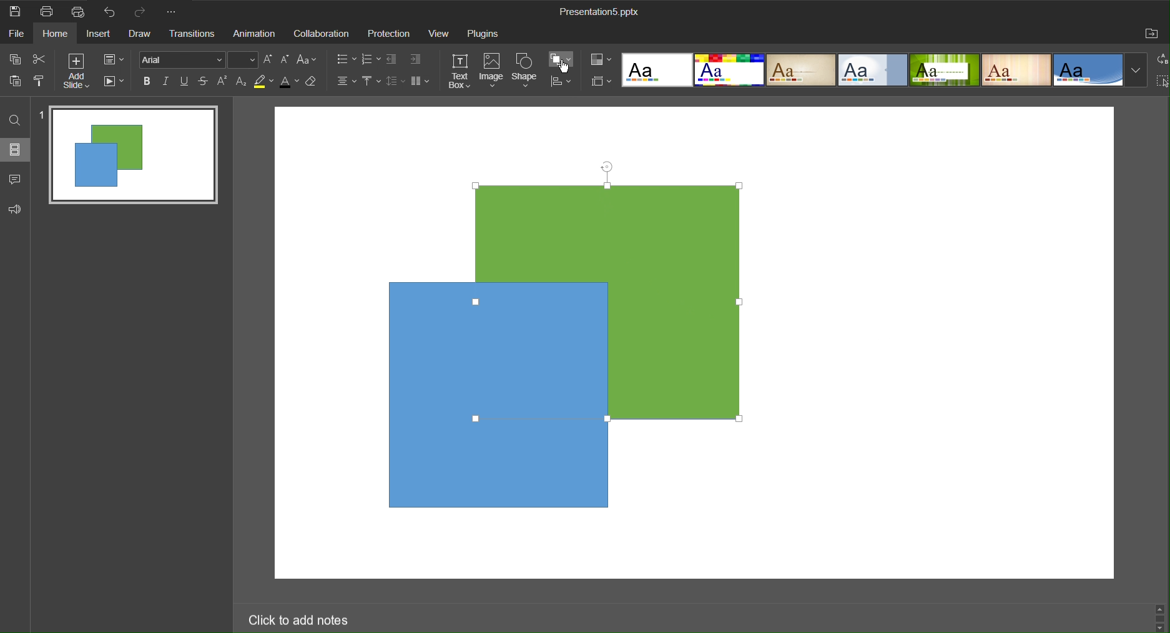  What do you see at coordinates (144, 34) in the screenshot?
I see `Draw` at bounding box center [144, 34].